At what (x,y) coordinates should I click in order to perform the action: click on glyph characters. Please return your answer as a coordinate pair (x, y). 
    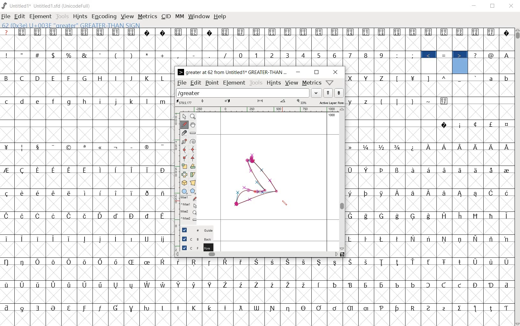
    Looking at the image, I should click on (430, 166).